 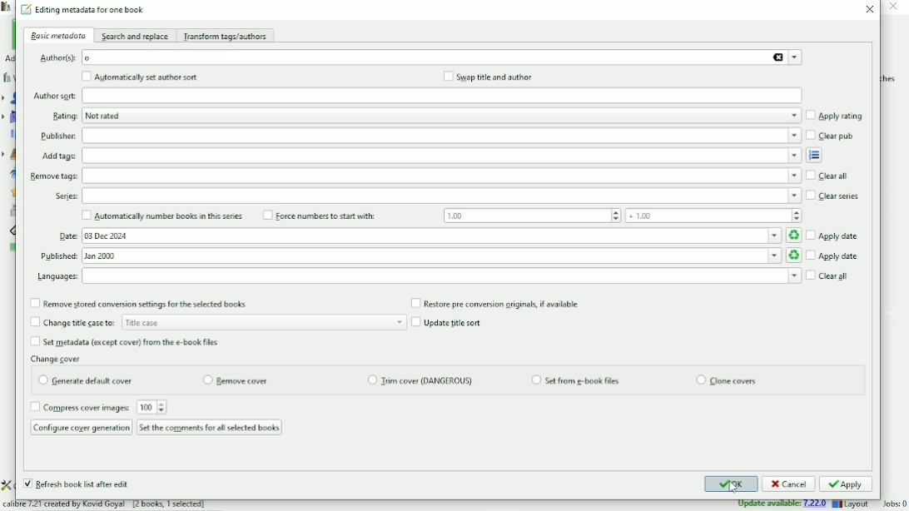 I want to click on trim cover checkbox, so click(x=420, y=380).